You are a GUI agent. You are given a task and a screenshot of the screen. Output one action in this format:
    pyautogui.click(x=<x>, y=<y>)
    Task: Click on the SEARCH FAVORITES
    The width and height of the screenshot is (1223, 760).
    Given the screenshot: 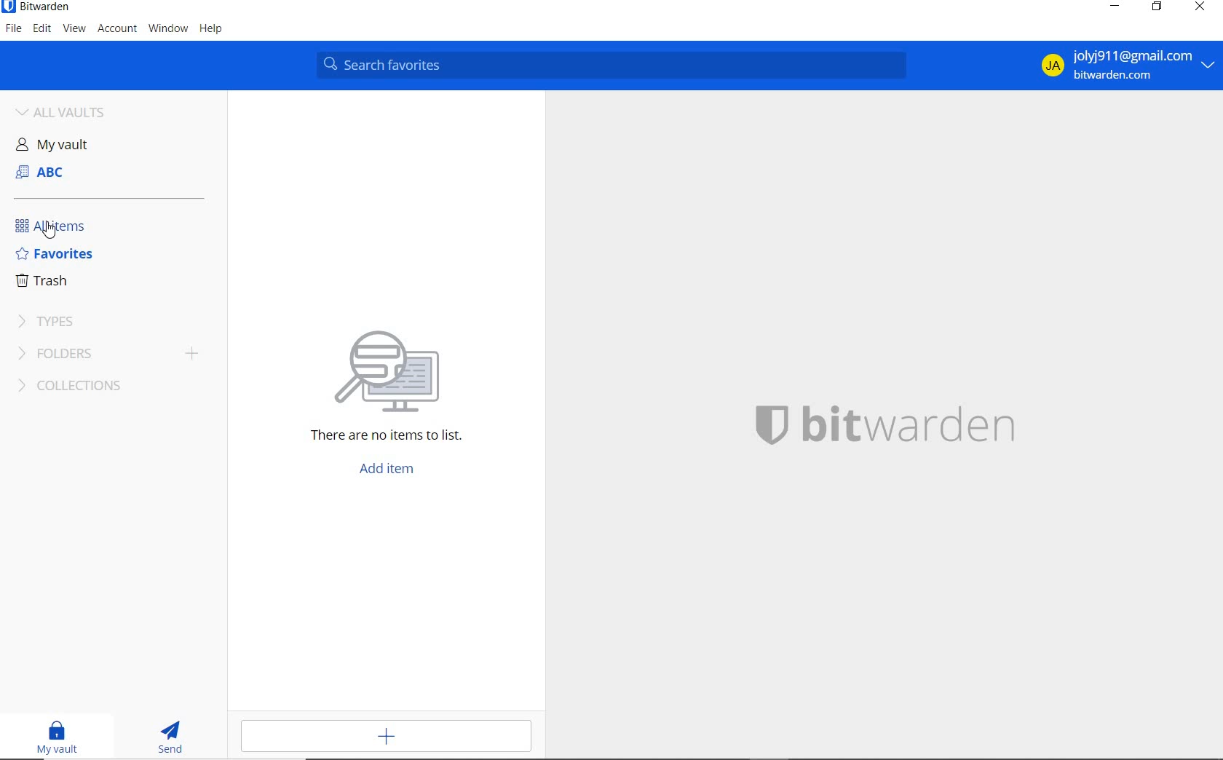 What is the action you would take?
    pyautogui.click(x=614, y=65)
    